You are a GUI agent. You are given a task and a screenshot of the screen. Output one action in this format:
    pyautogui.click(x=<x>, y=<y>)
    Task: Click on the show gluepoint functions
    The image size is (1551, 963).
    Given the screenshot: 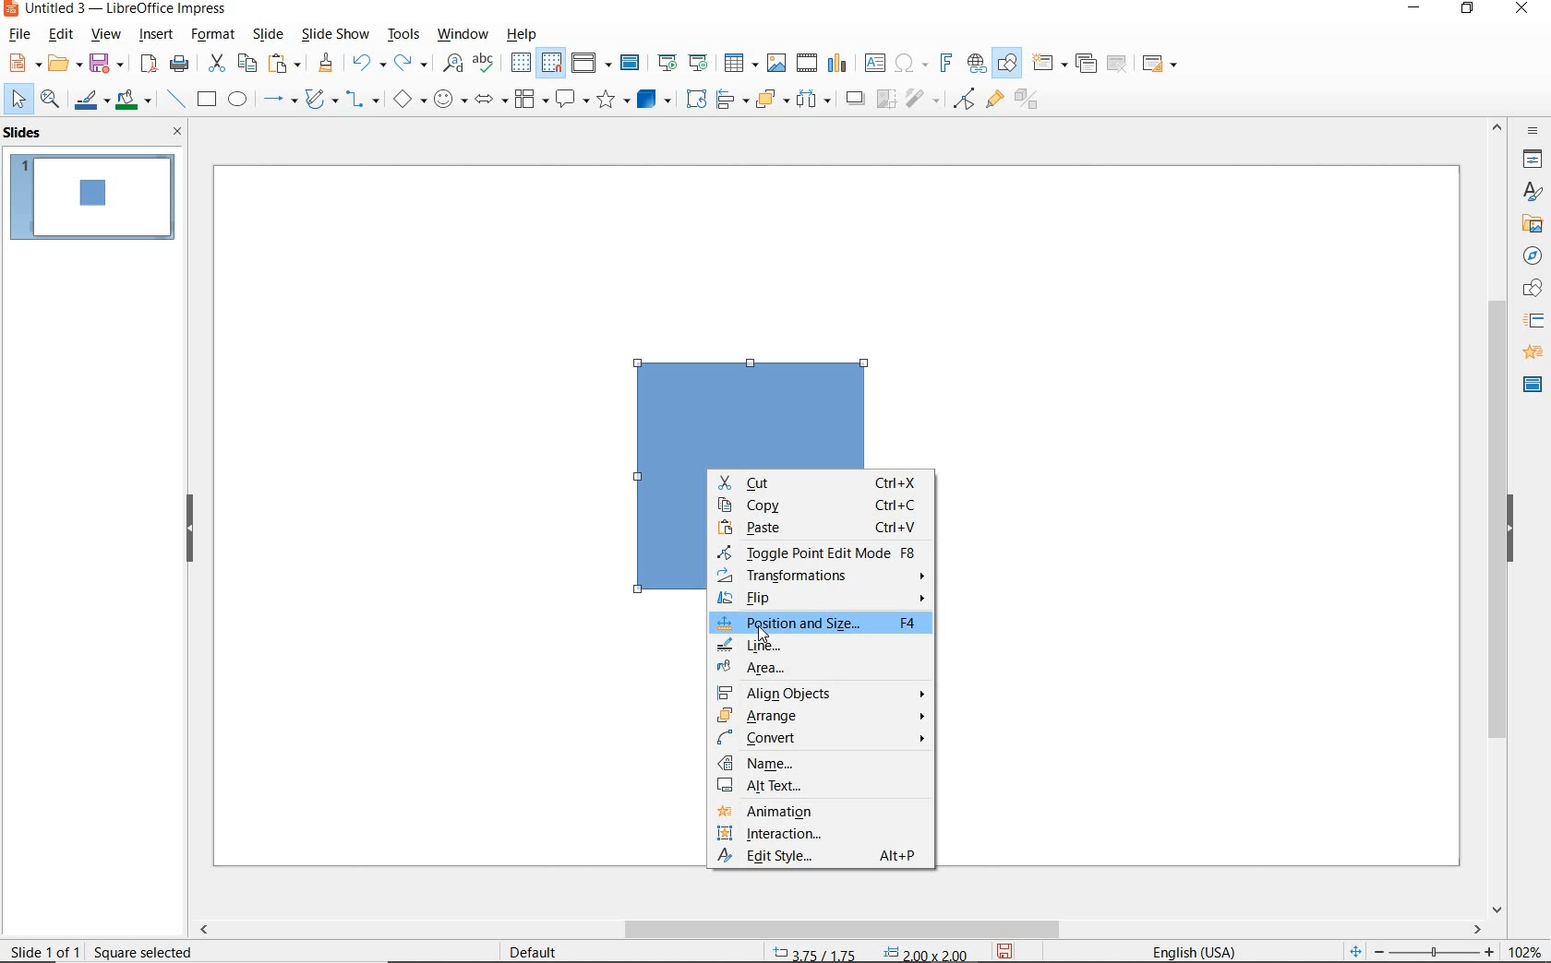 What is the action you would take?
    pyautogui.click(x=993, y=101)
    